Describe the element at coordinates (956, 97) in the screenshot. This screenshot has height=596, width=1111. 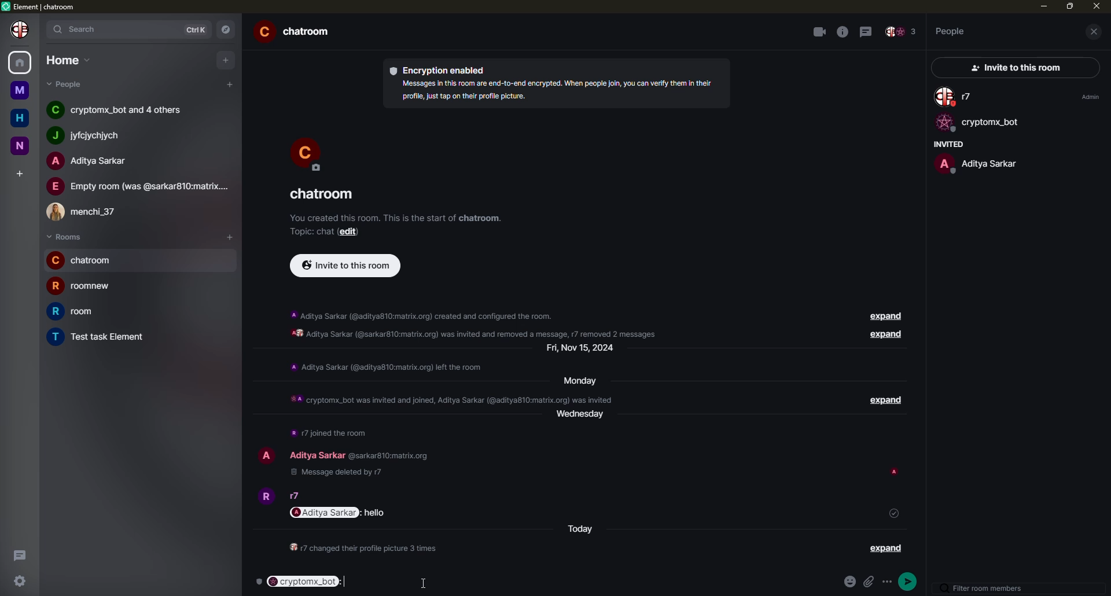
I see `people` at that location.